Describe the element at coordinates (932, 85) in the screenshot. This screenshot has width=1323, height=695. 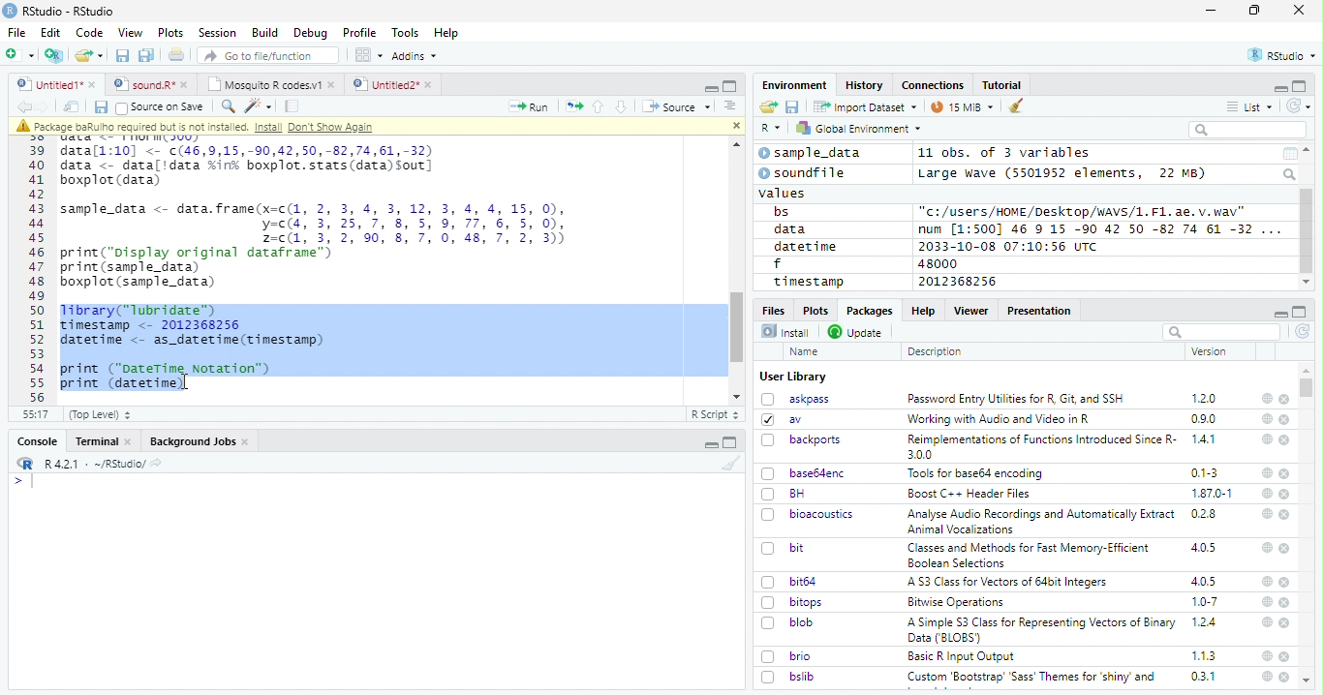
I see `Connections` at that location.